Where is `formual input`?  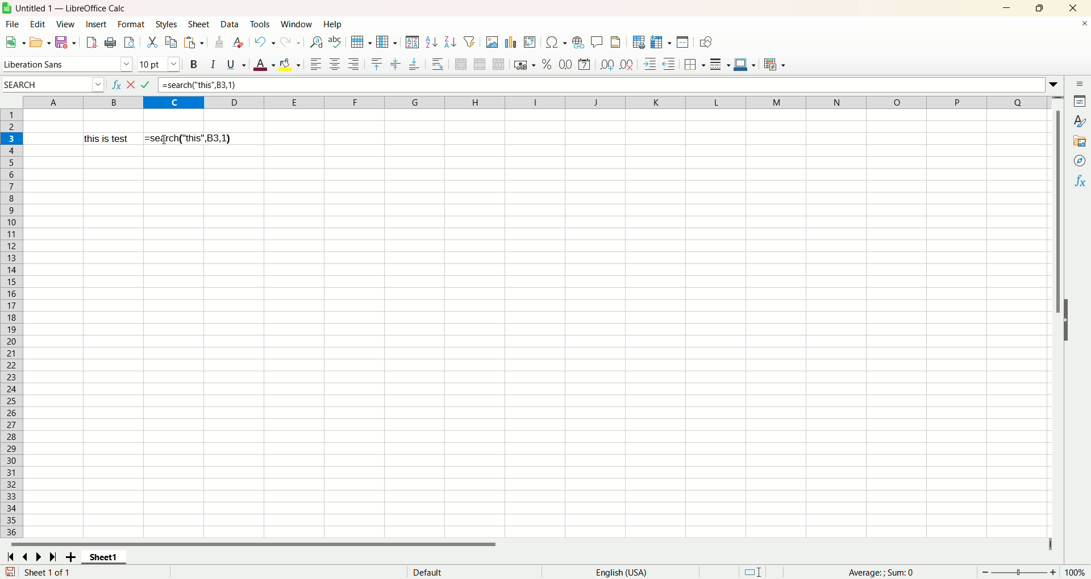 formual input is located at coordinates (199, 85).